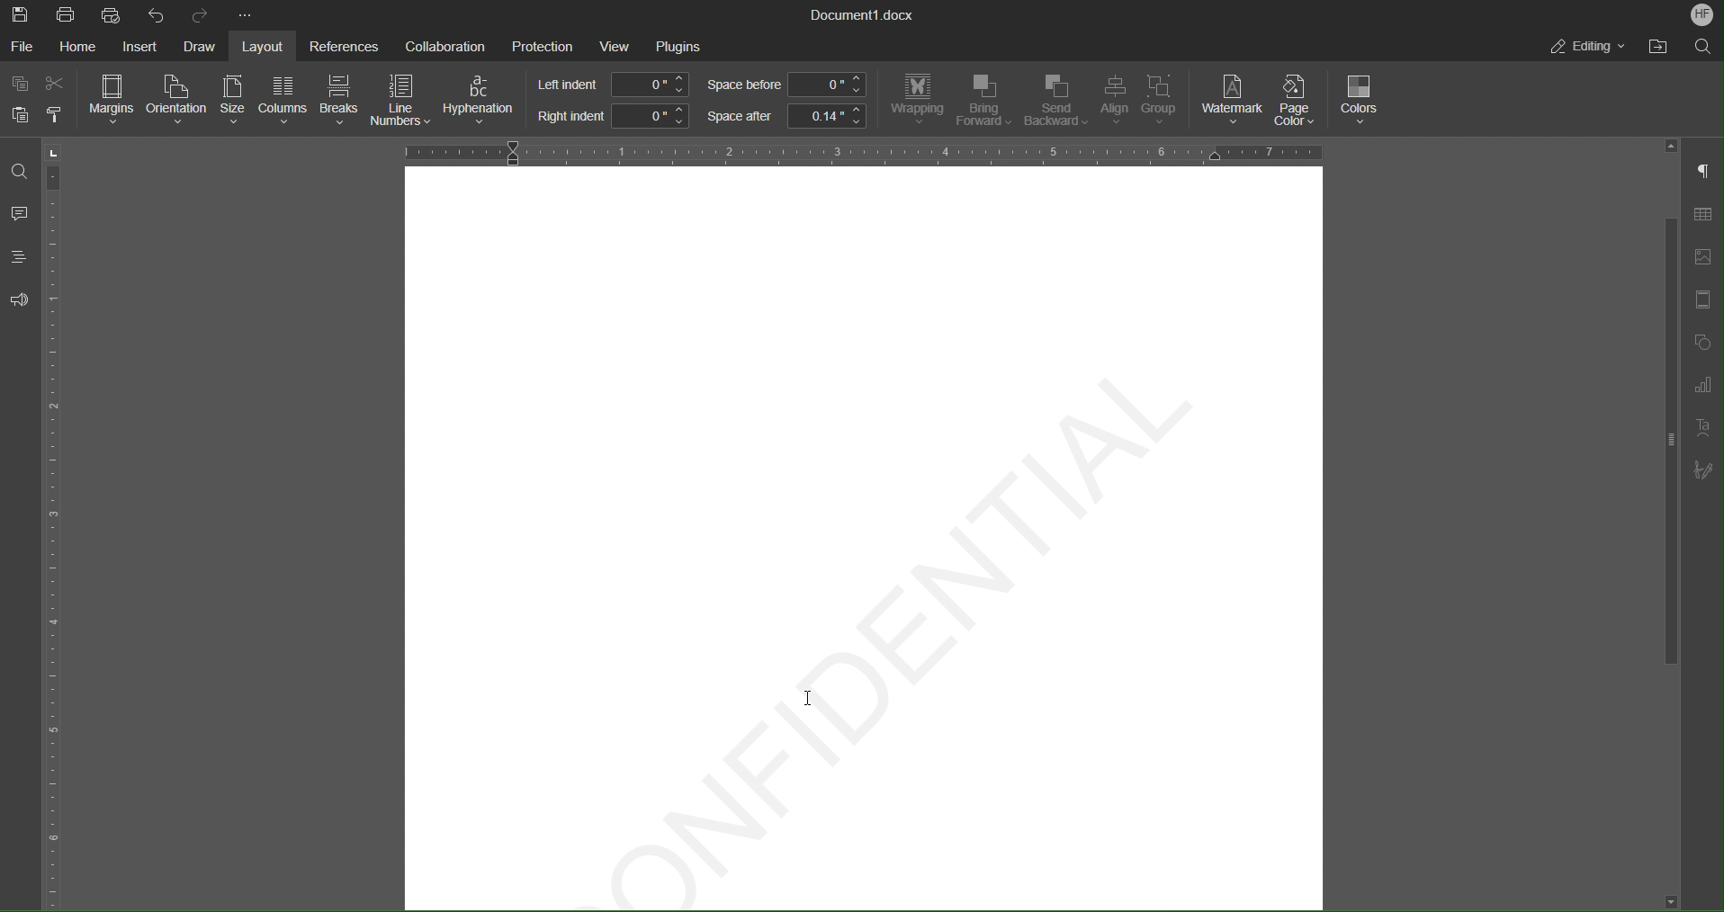 This screenshot has height=912, width=1724. What do you see at coordinates (341, 46) in the screenshot?
I see `References` at bounding box center [341, 46].